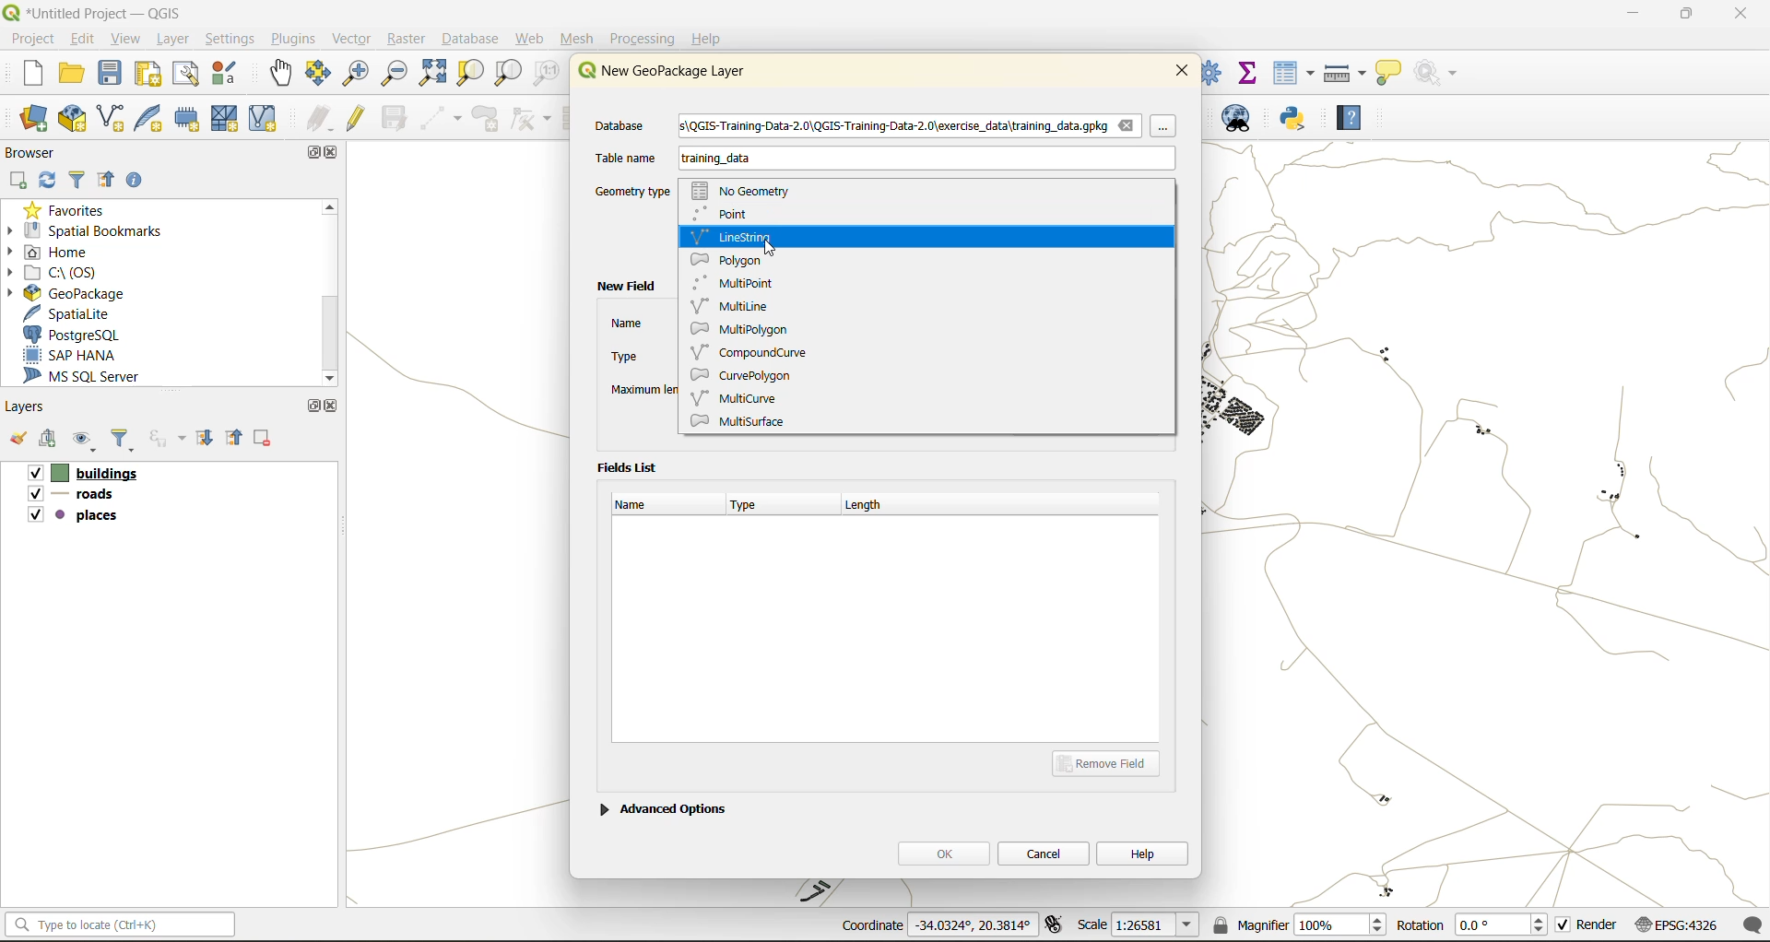 The image size is (1770, 942). What do you see at coordinates (77, 313) in the screenshot?
I see `spatialite` at bounding box center [77, 313].